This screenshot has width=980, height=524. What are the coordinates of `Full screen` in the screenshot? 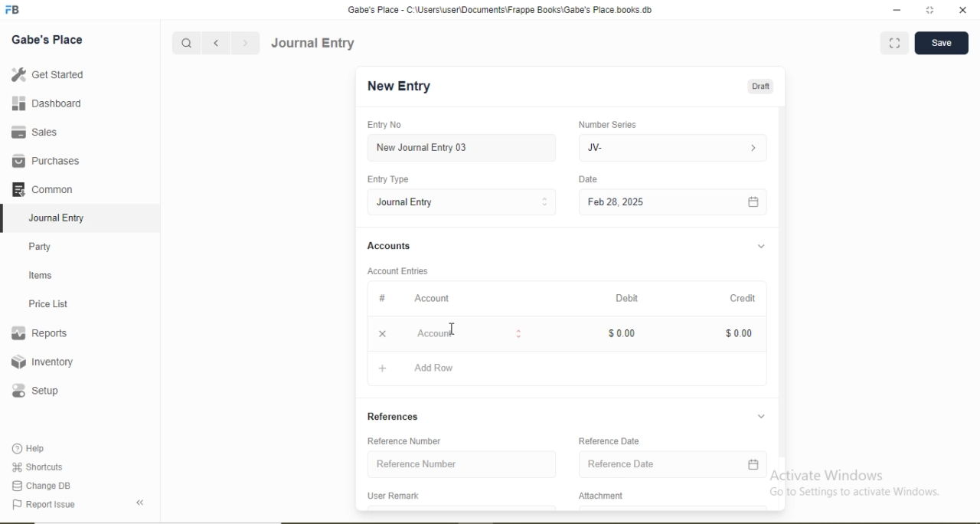 It's located at (895, 42).